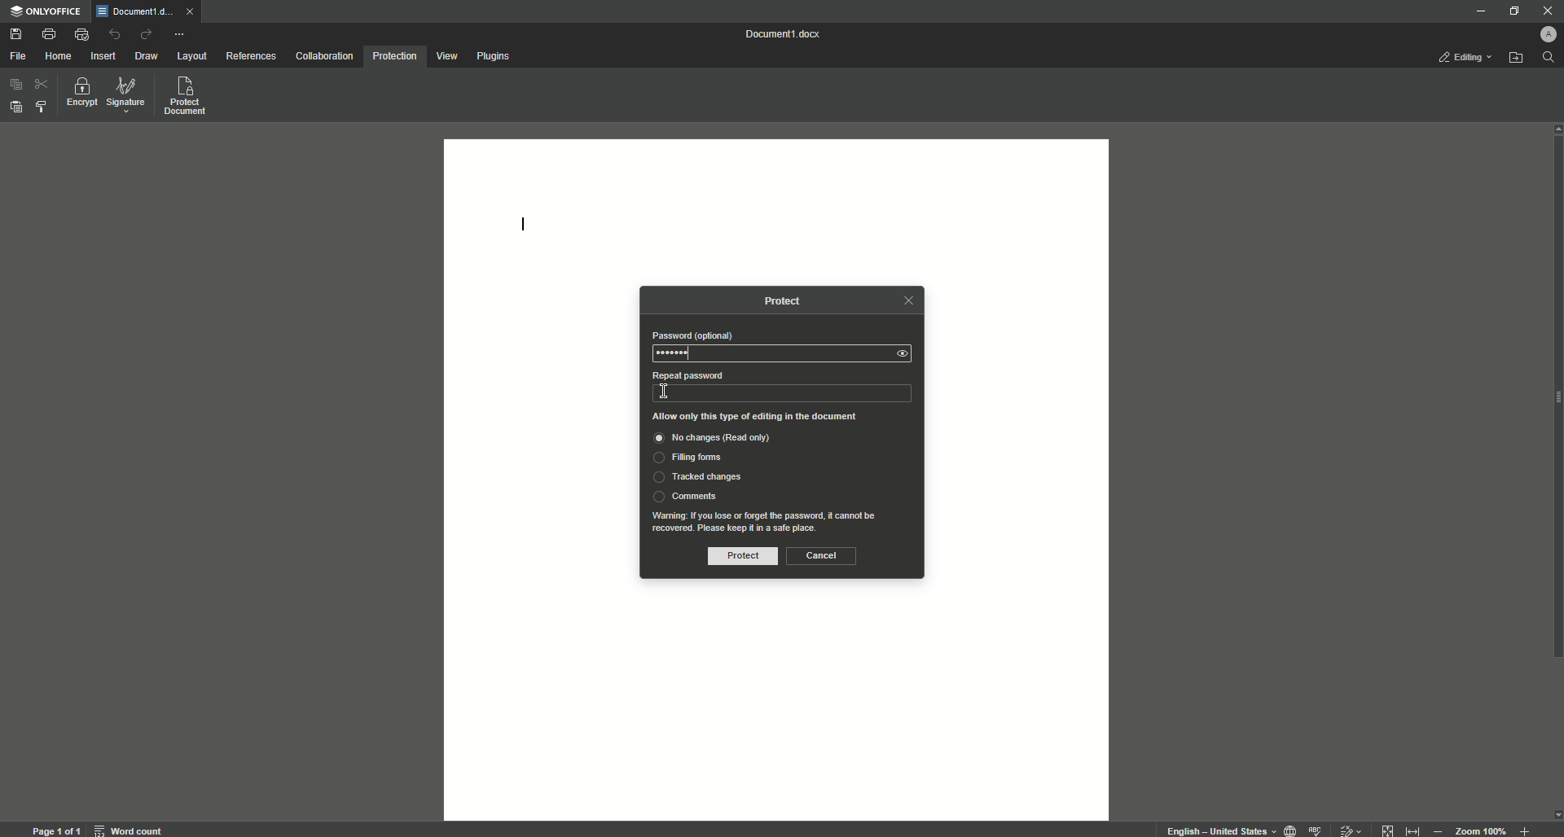  What do you see at coordinates (692, 459) in the screenshot?
I see `Filing Forms` at bounding box center [692, 459].